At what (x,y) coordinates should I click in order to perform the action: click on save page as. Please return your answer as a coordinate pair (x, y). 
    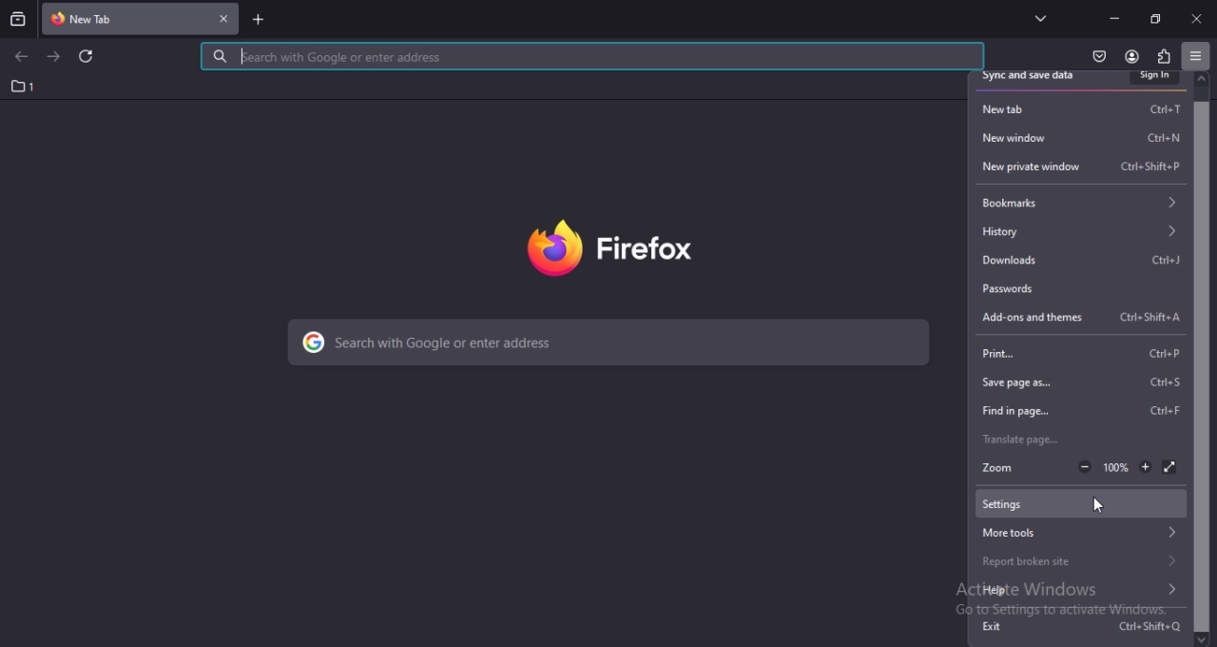
    Looking at the image, I should click on (1078, 380).